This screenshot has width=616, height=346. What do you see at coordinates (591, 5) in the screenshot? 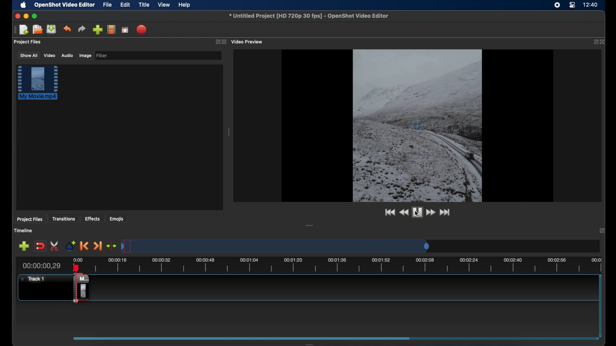
I see `time` at bounding box center [591, 5].